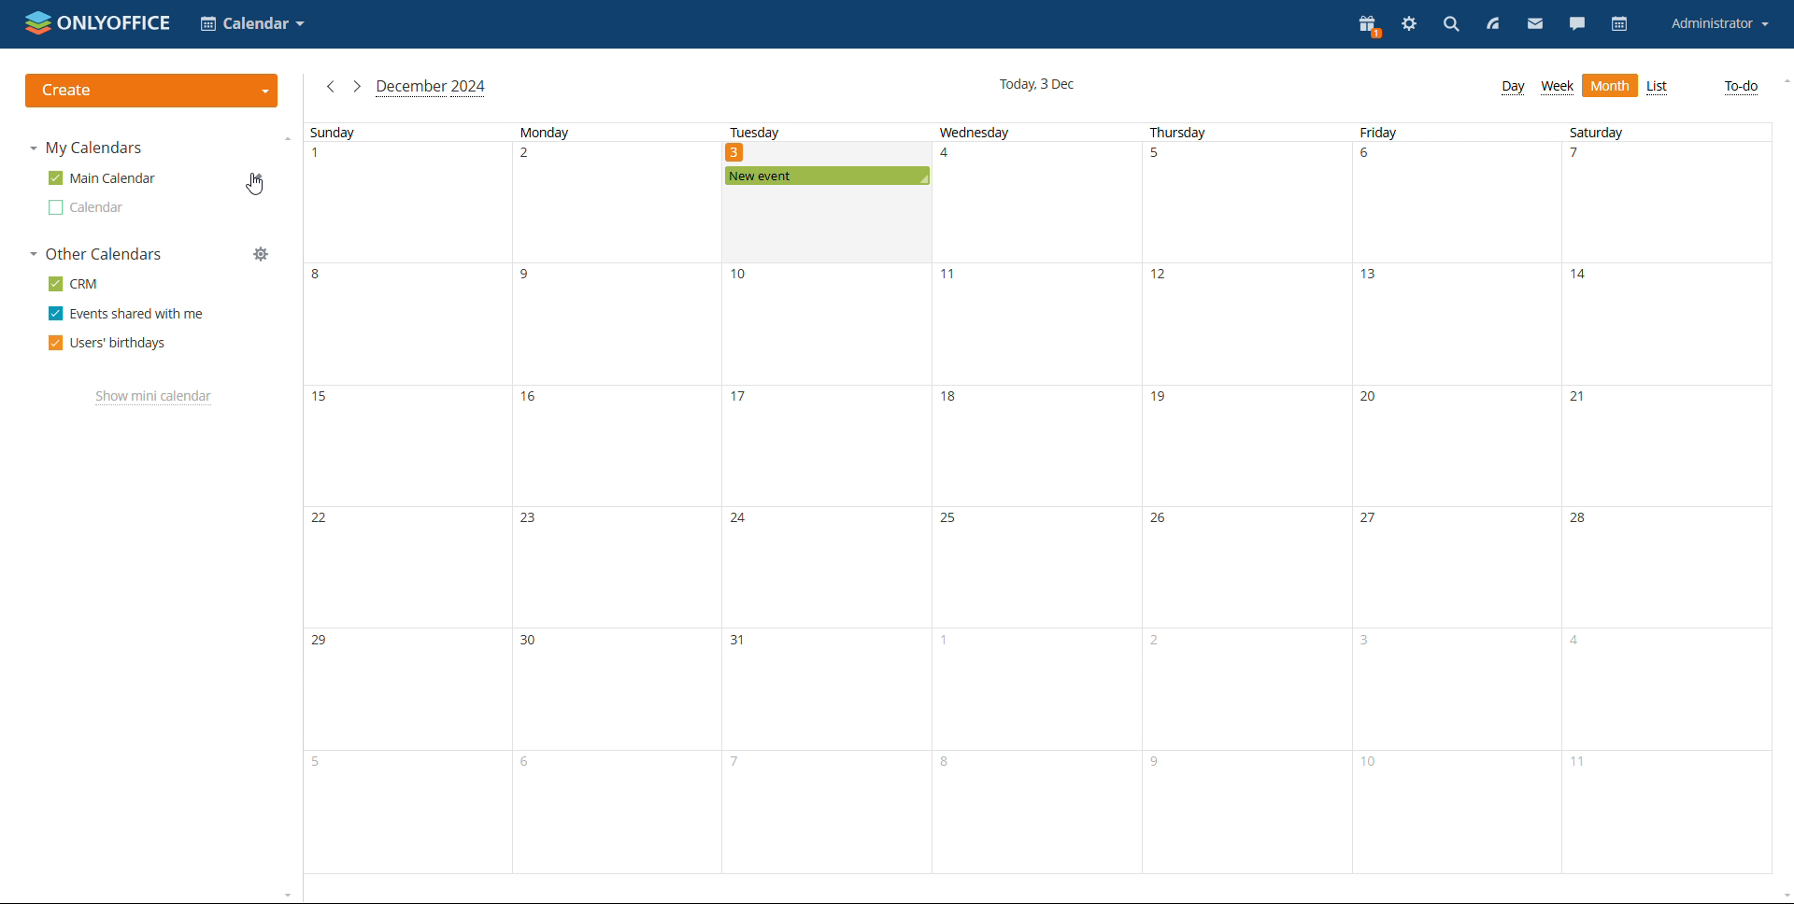 This screenshot has height=904, width=1794. Describe the element at coordinates (1246, 448) in the screenshot. I see `date` at that location.